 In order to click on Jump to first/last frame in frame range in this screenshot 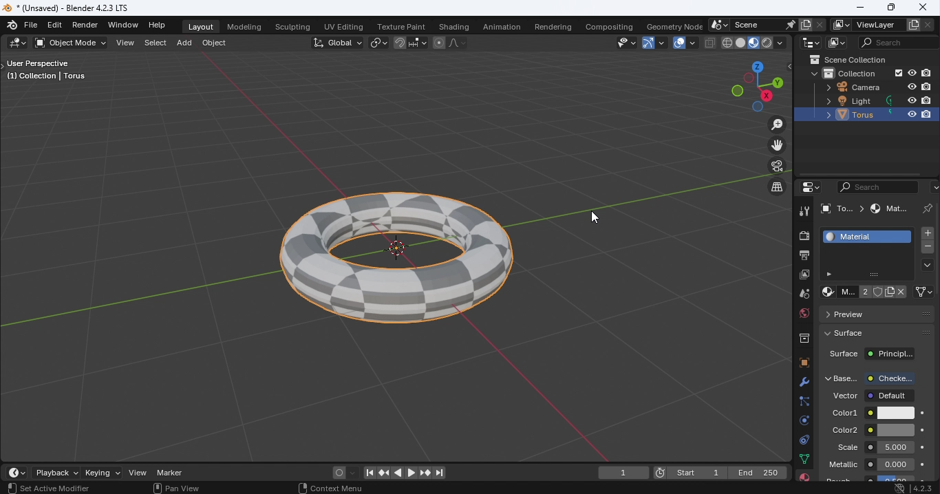, I will do `click(441, 473)`.